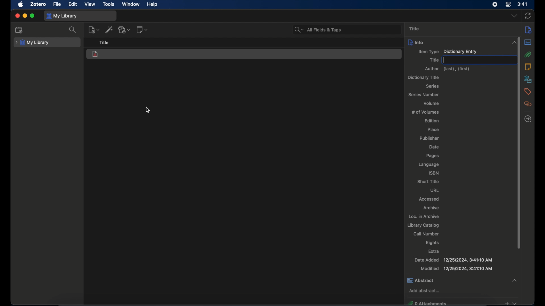 This screenshot has height=306, width=545. What do you see at coordinates (25, 16) in the screenshot?
I see `minimize` at bounding box center [25, 16].